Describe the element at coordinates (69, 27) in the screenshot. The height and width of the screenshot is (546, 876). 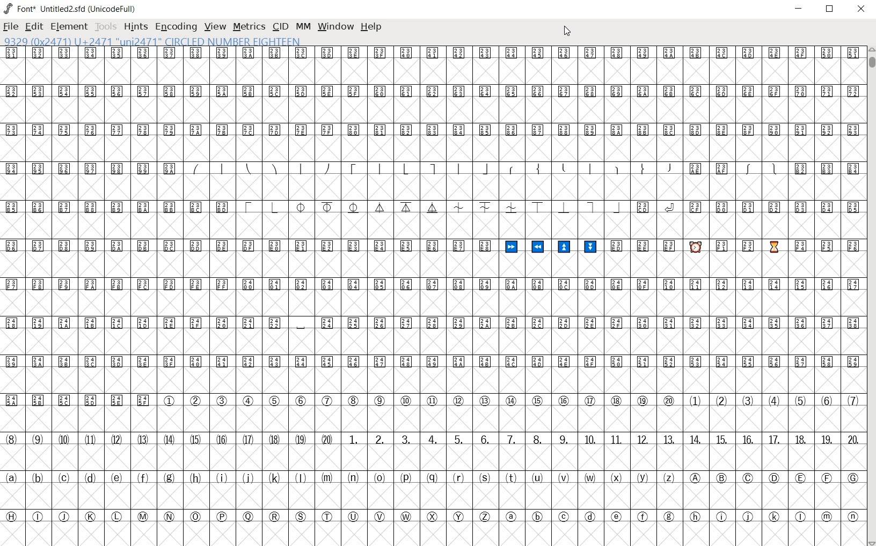
I see `element` at that location.